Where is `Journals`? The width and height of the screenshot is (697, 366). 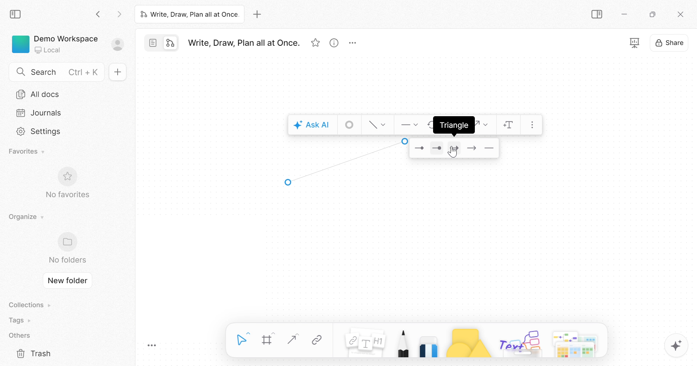
Journals is located at coordinates (37, 113).